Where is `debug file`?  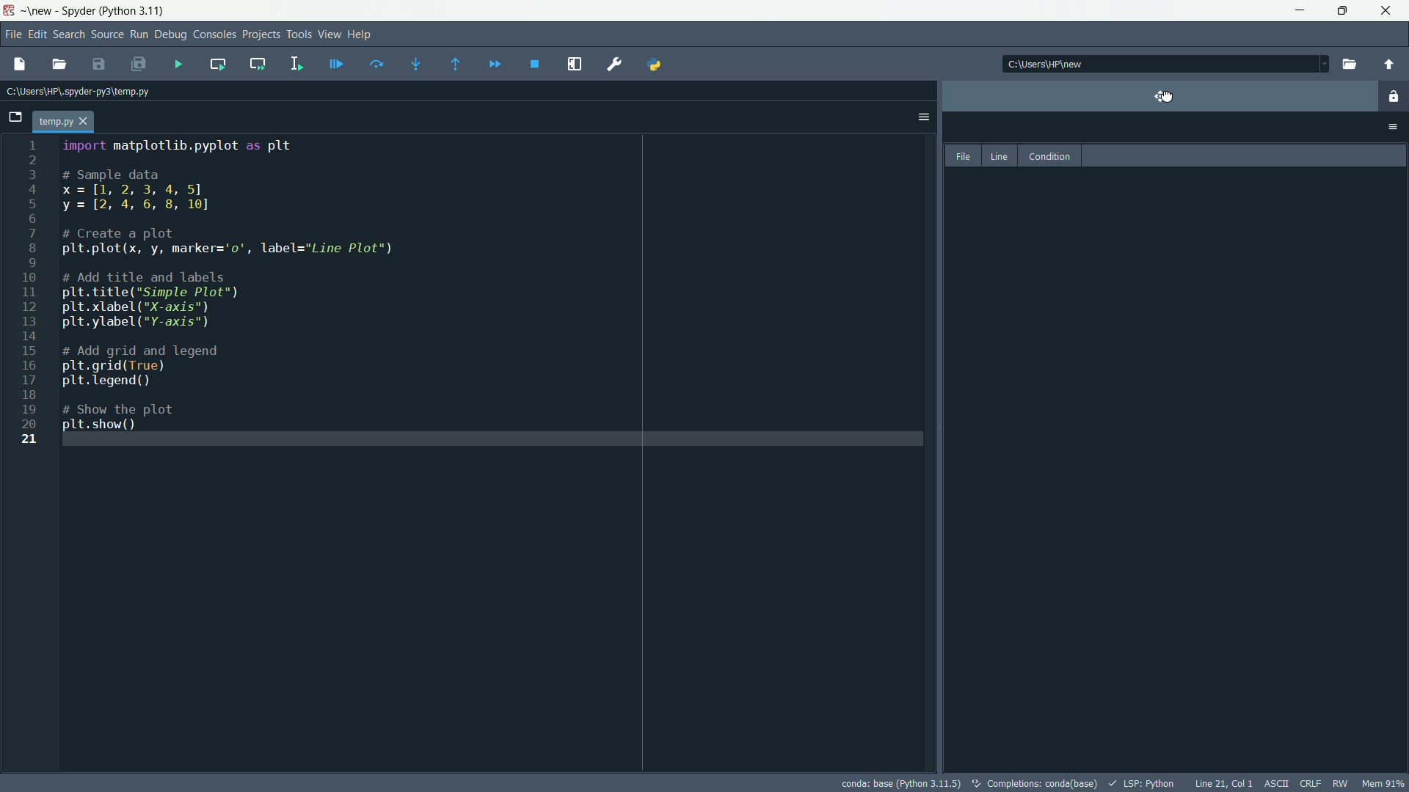
debug file is located at coordinates (337, 62).